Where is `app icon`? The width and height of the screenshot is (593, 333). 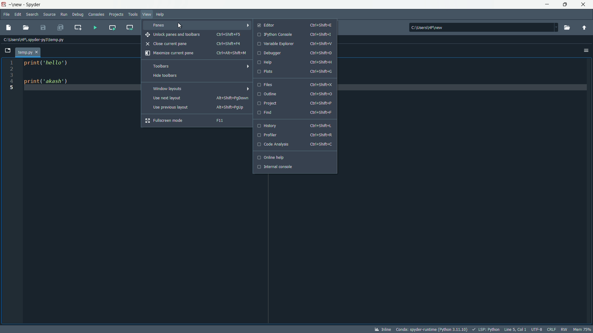
app icon is located at coordinates (4, 5).